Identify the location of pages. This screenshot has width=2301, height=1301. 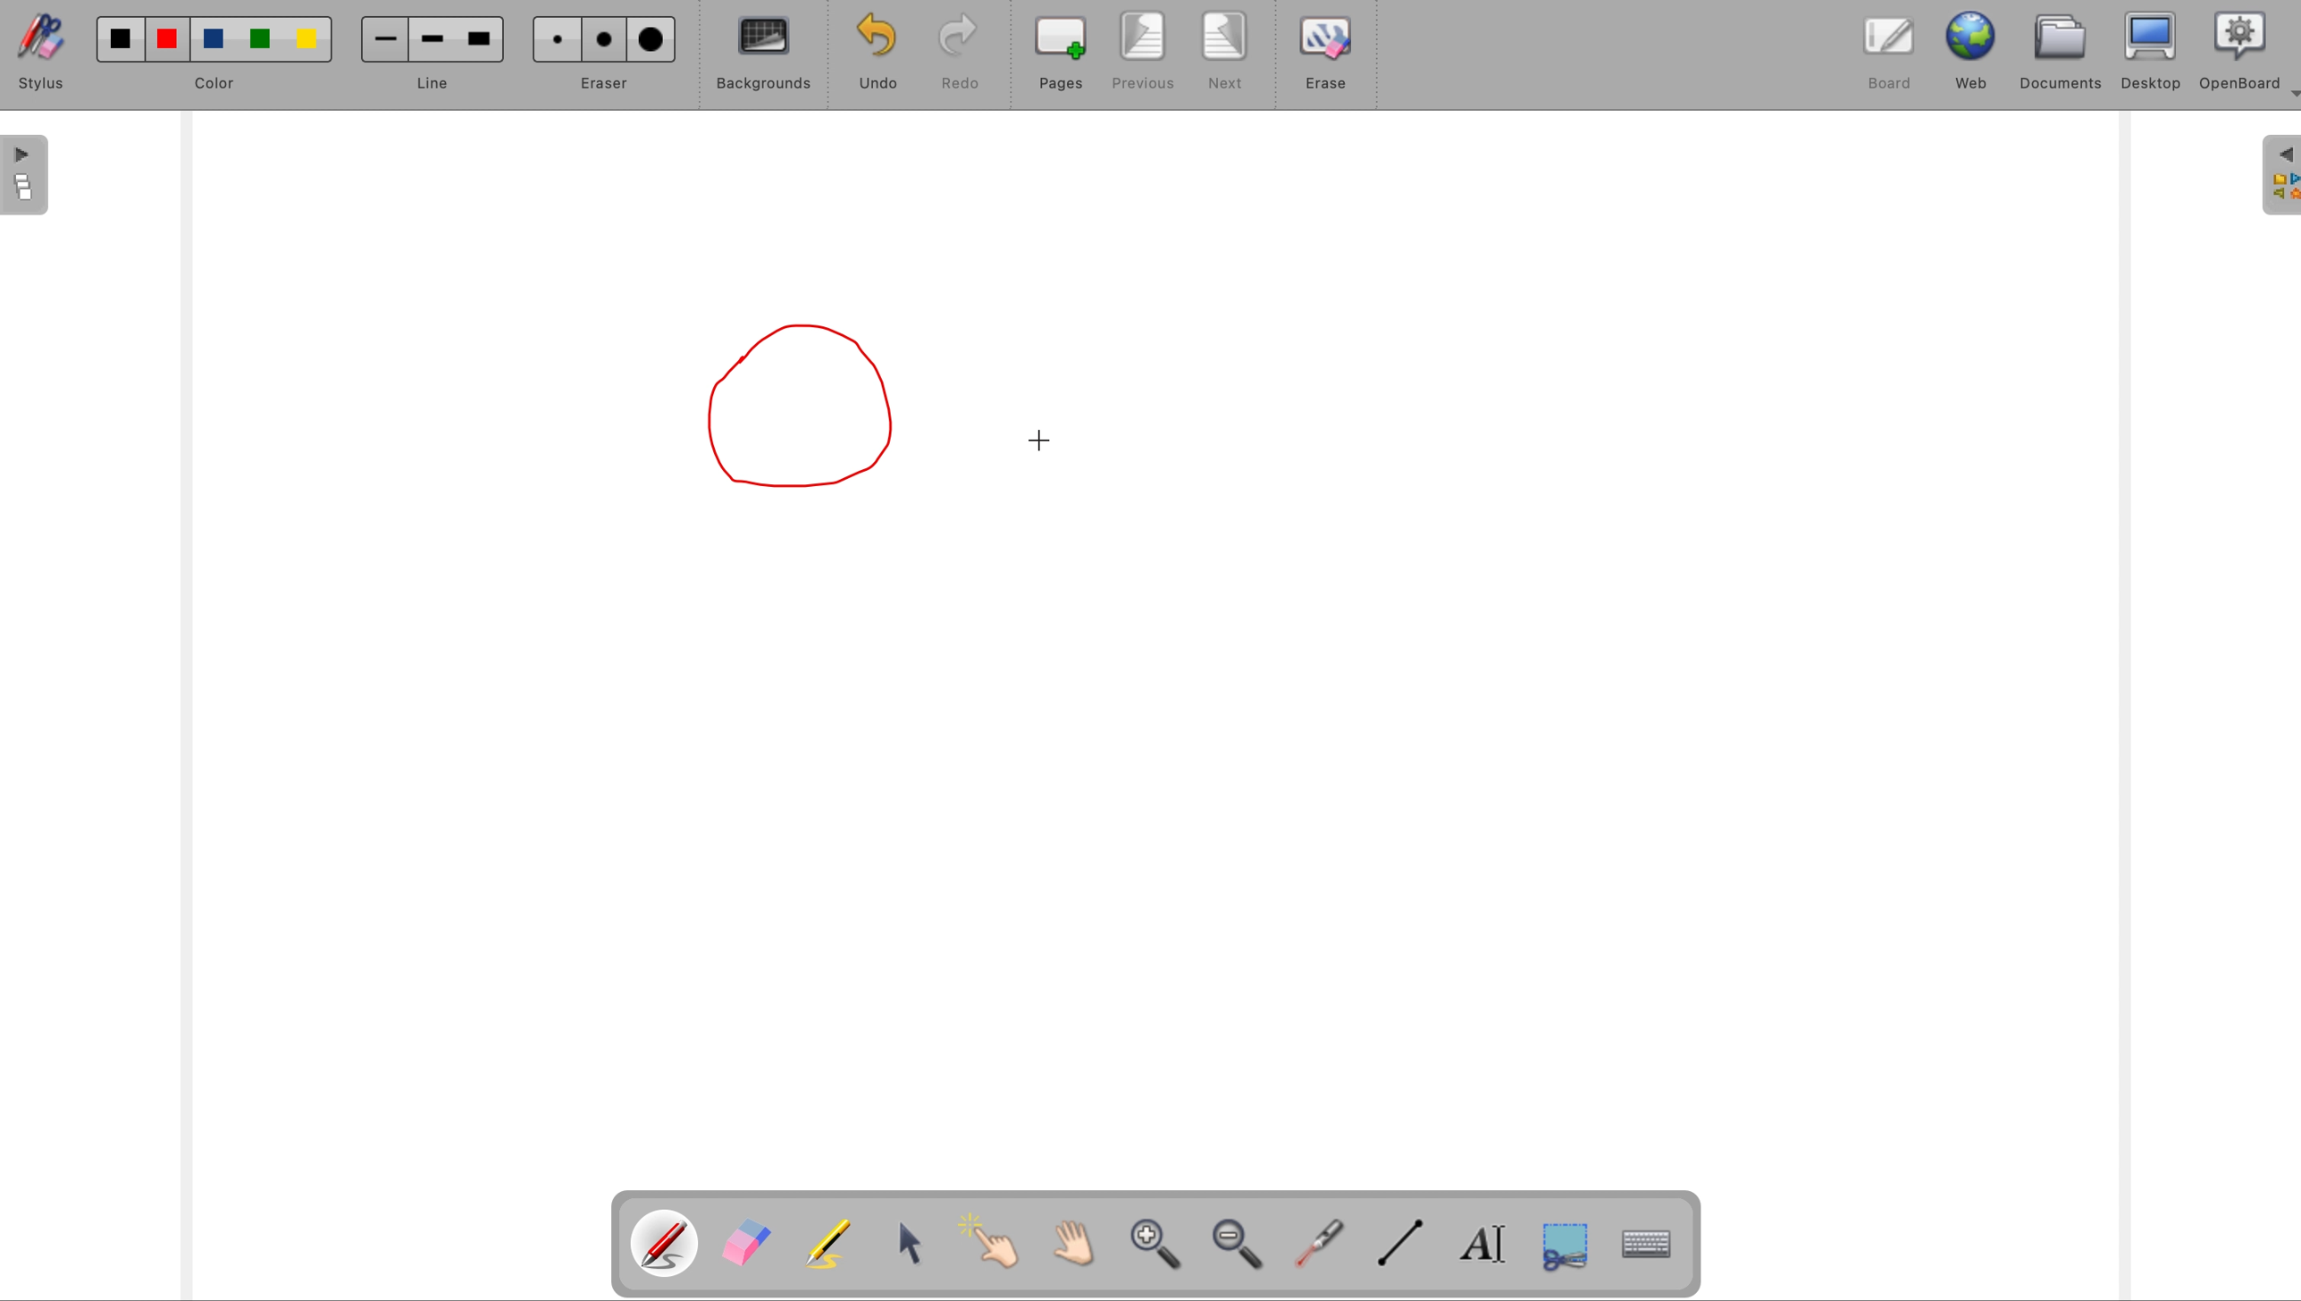
(1063, 54).